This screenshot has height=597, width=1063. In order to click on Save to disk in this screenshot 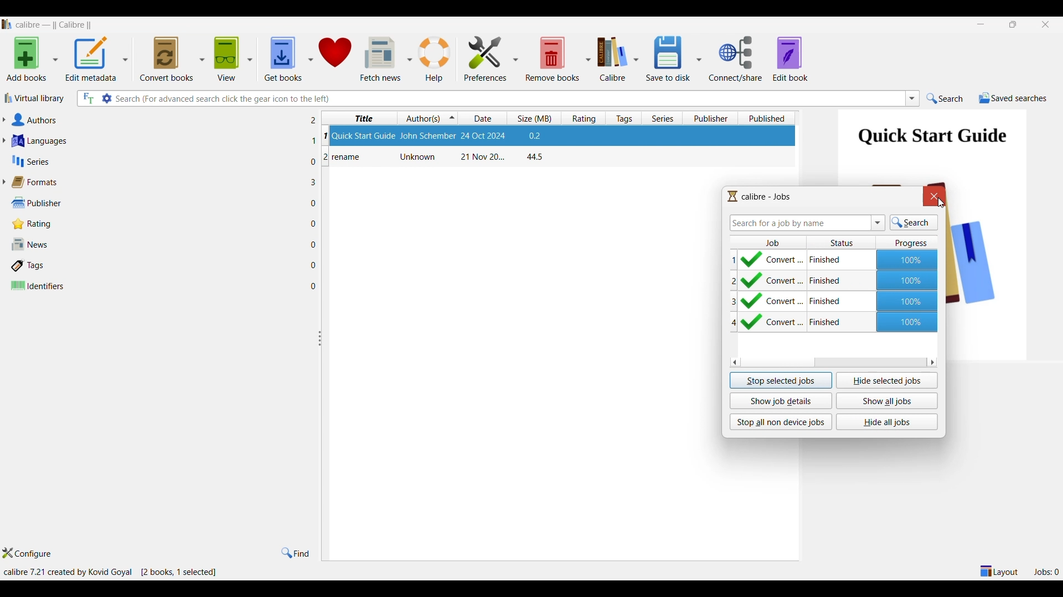, I will do `click(668, 58)`.